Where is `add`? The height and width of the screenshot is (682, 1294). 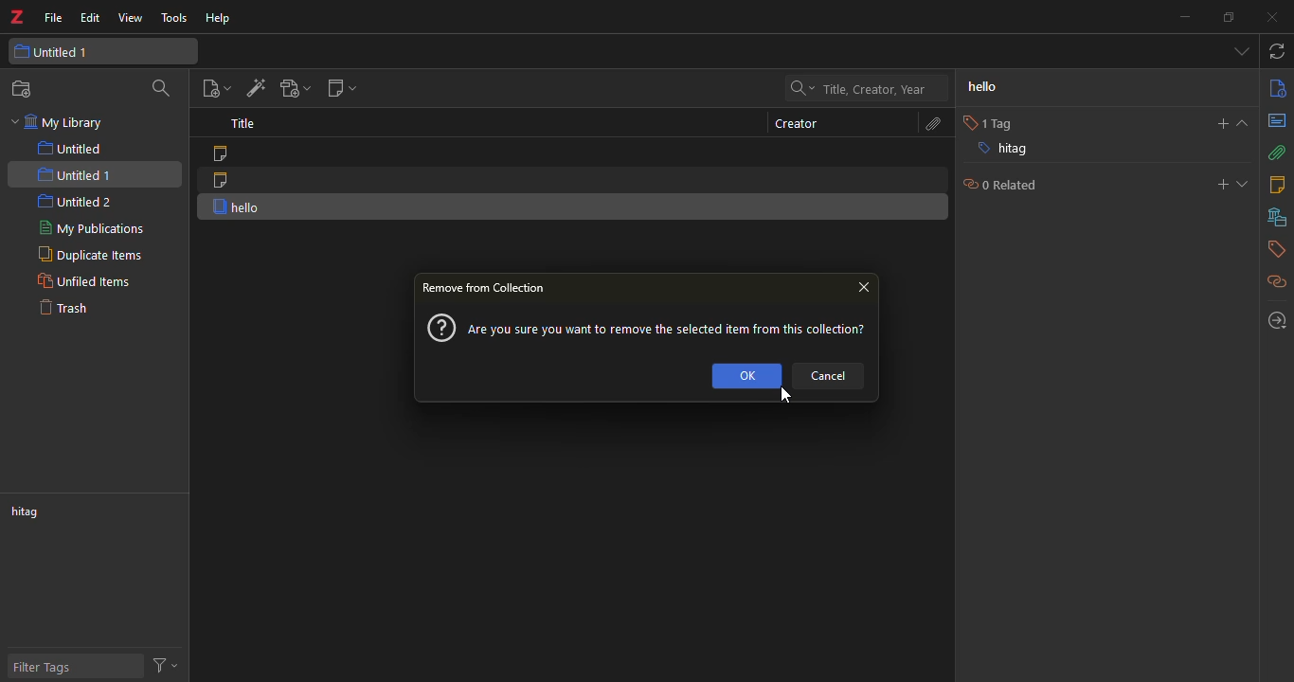
add is located at coordinates (1216, 124).